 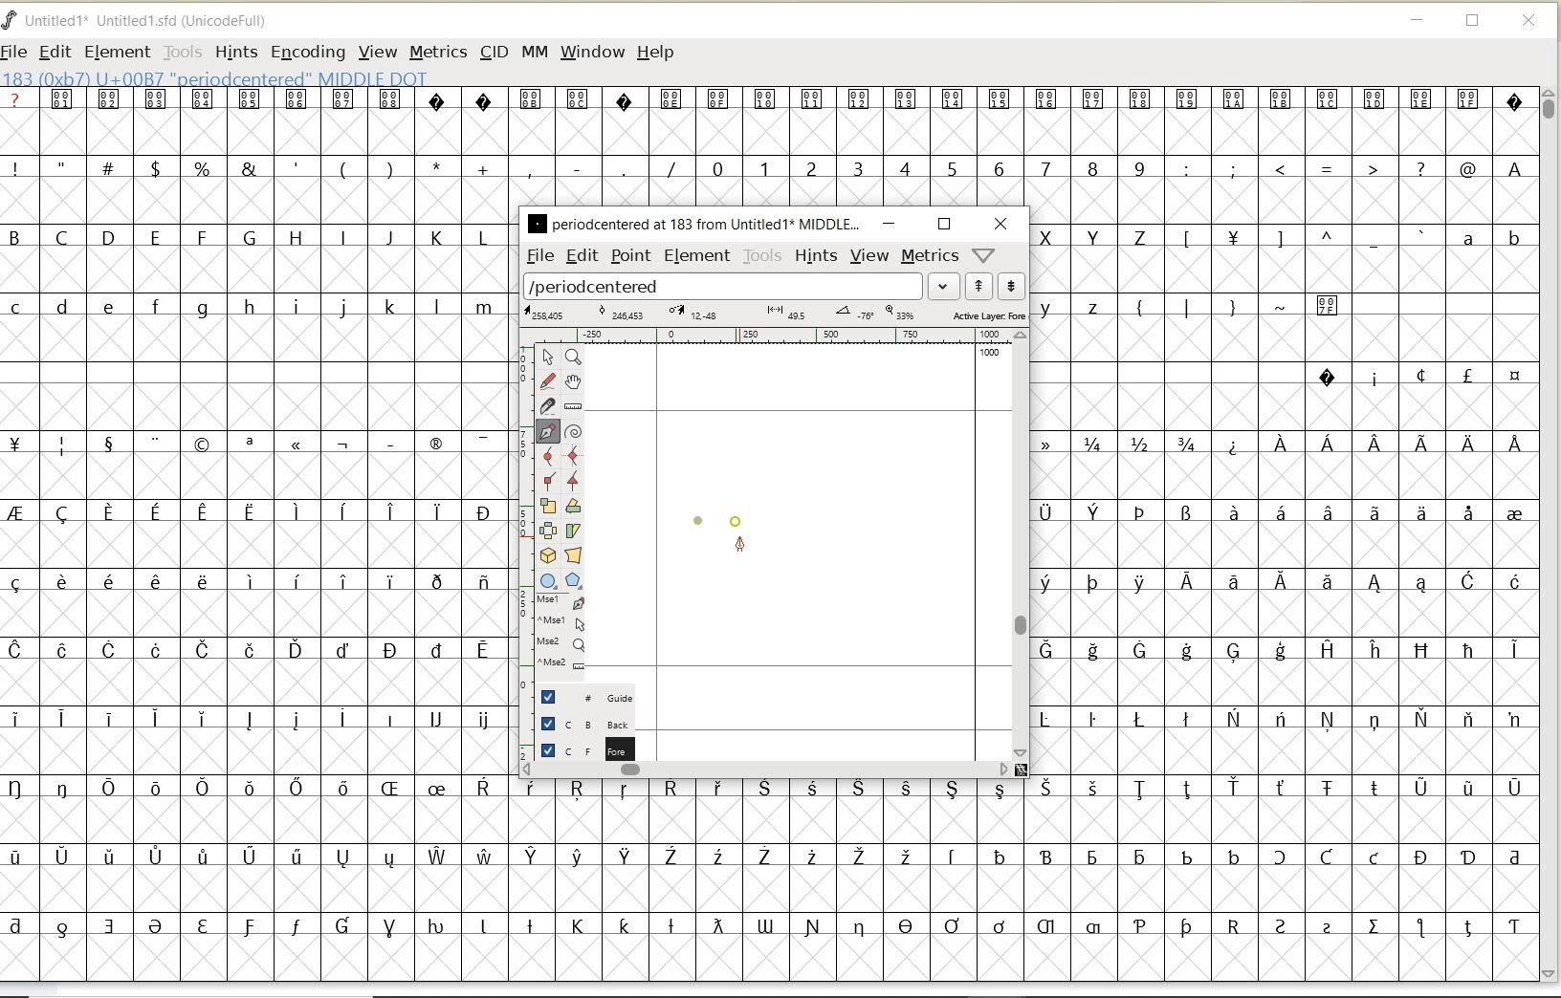 I want to click on special characters, so click(x=1019, y=865).